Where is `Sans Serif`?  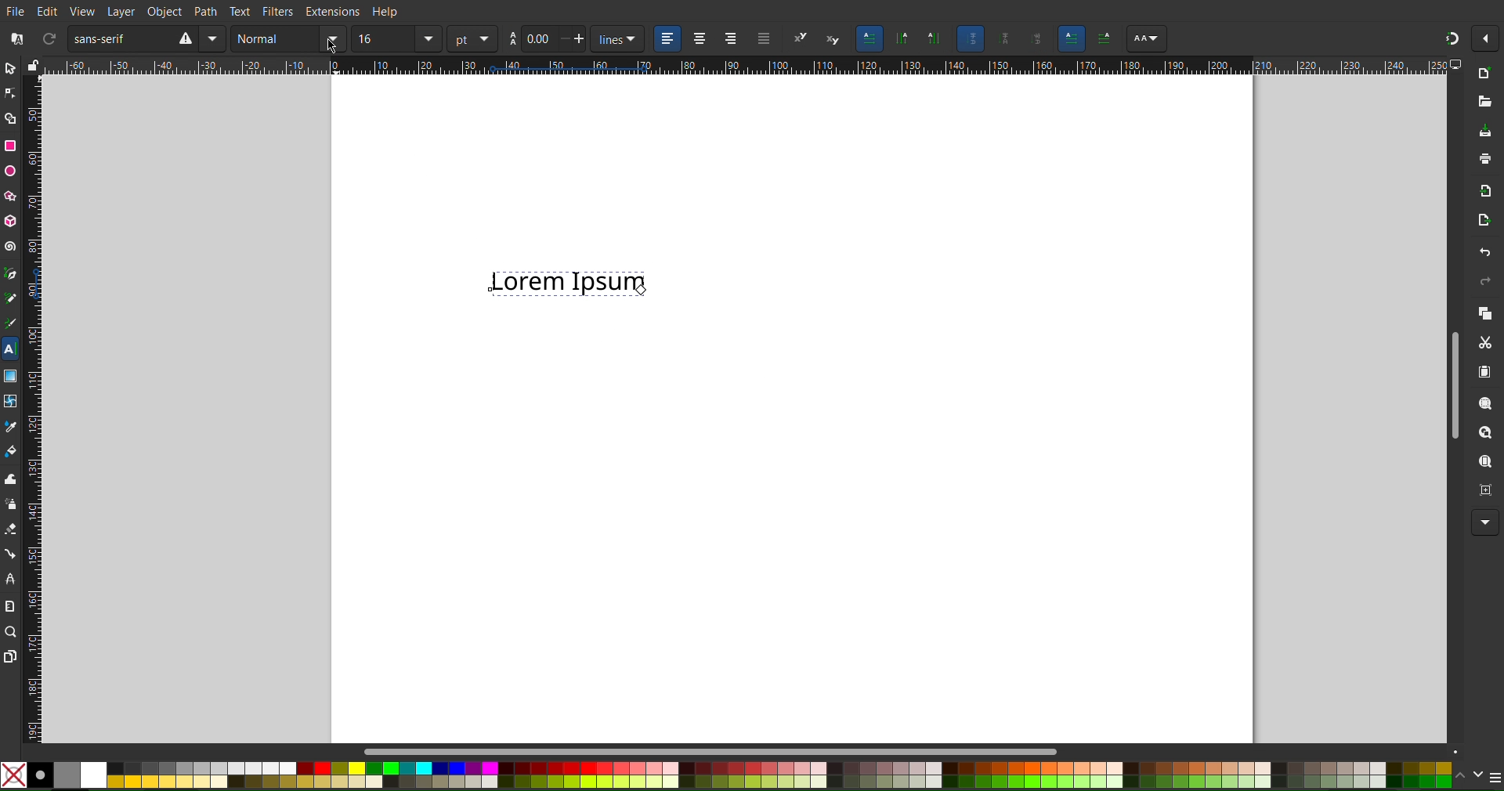
Sans Serif is located at coordinates (107, 38).